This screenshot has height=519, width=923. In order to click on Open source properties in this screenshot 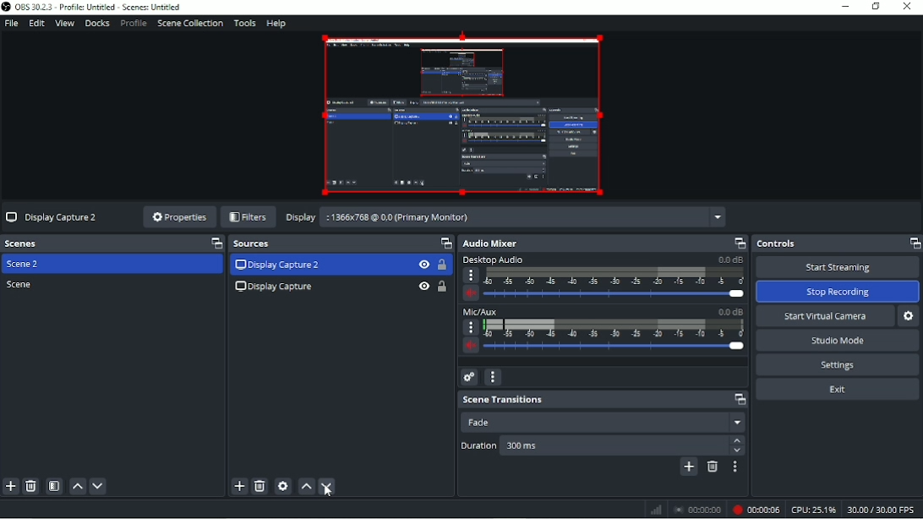, I will do `click(282, 486)`.